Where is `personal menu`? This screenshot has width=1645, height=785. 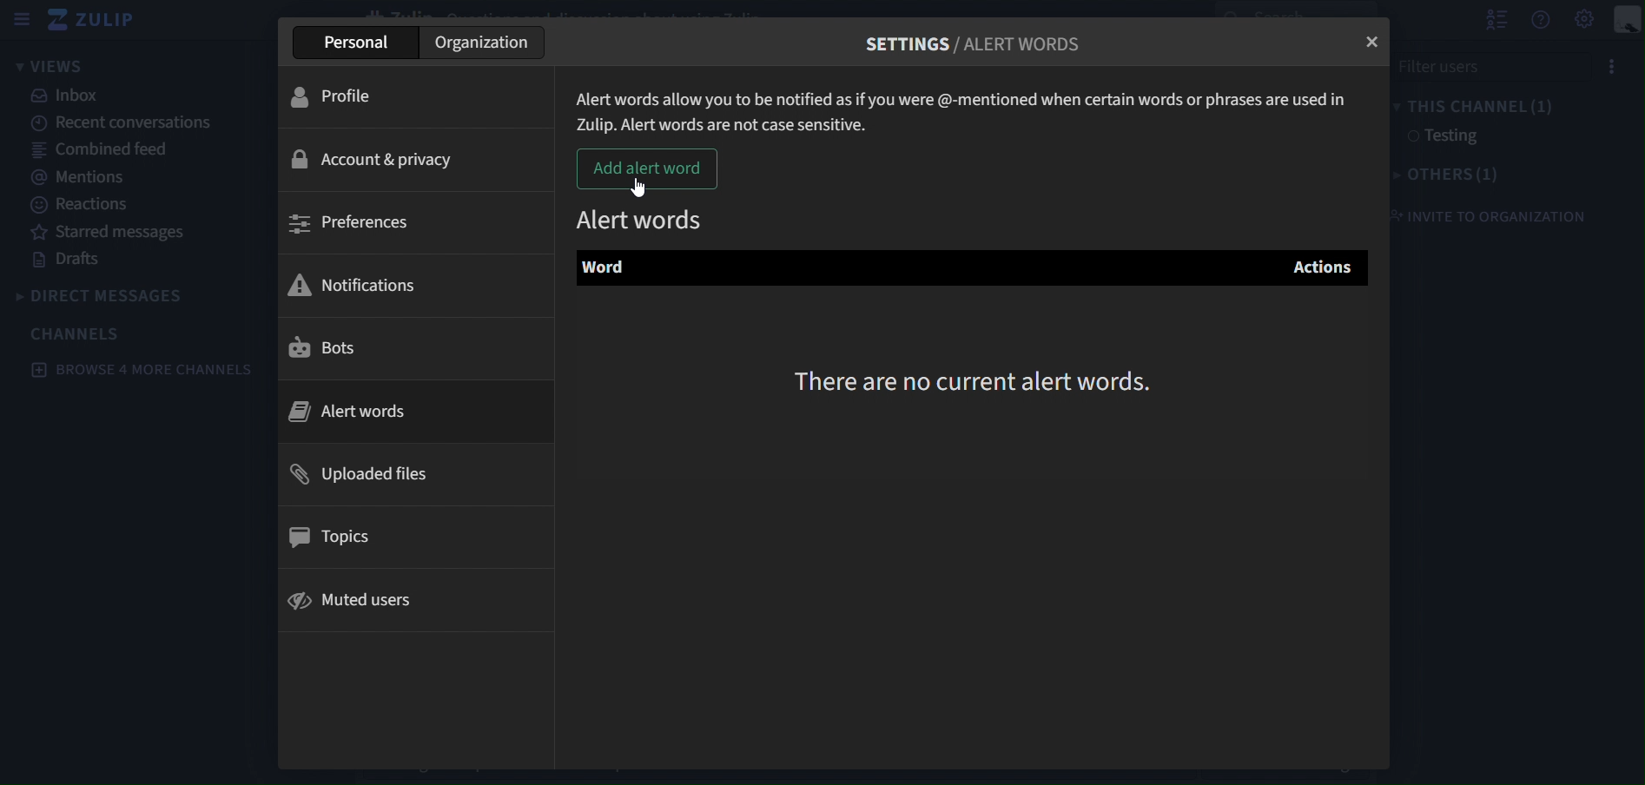 personal menu is located at coordinates (1628, 19).